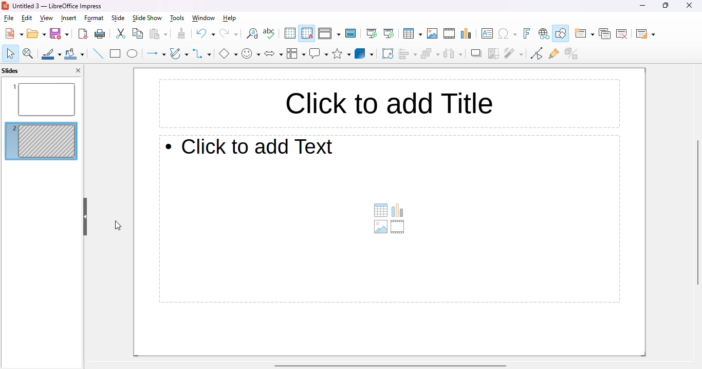  What do you see at coordinates (666, 6) in the screenshot?
I see `maximize` at bounding box center [666, 6].